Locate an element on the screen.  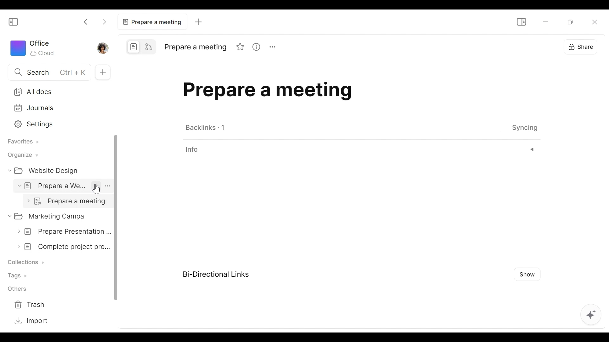
Profile Photo is located at coordinates (102, 47).